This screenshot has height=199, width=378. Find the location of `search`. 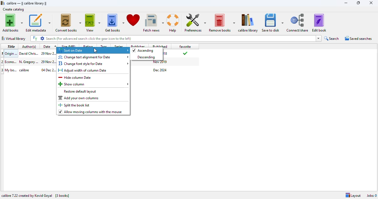

search is located at coordinates (180, 38).